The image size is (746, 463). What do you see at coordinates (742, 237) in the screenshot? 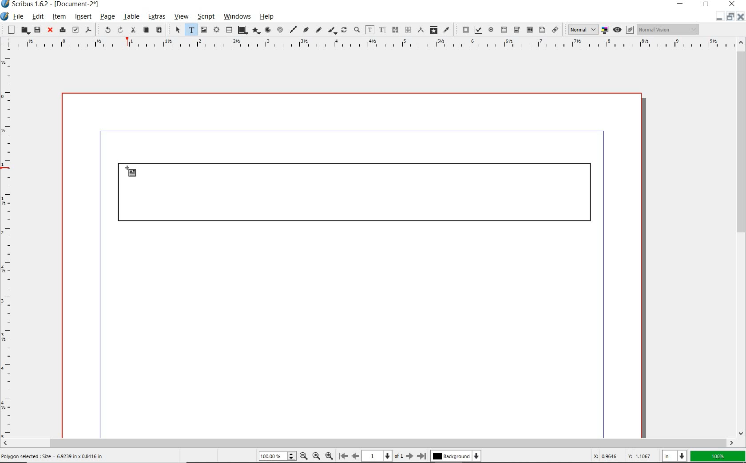
I see `scrollbar` at bounding box center [742, 237].